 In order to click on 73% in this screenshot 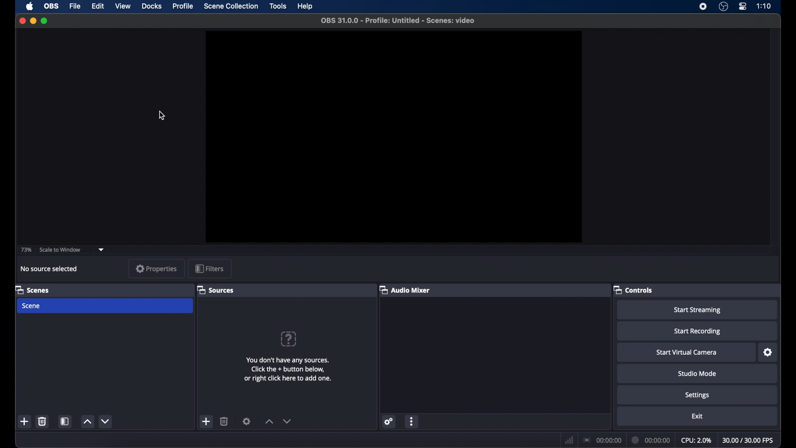, I will do `click(25, 250)`.